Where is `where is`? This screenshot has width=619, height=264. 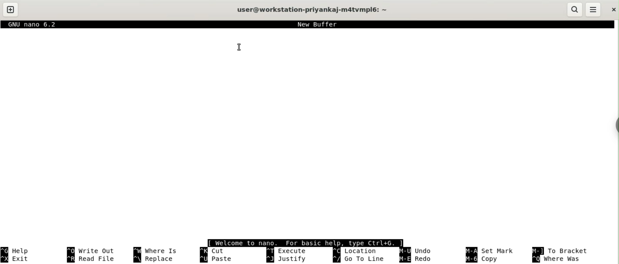 where is is located at coordinates (154, 250).